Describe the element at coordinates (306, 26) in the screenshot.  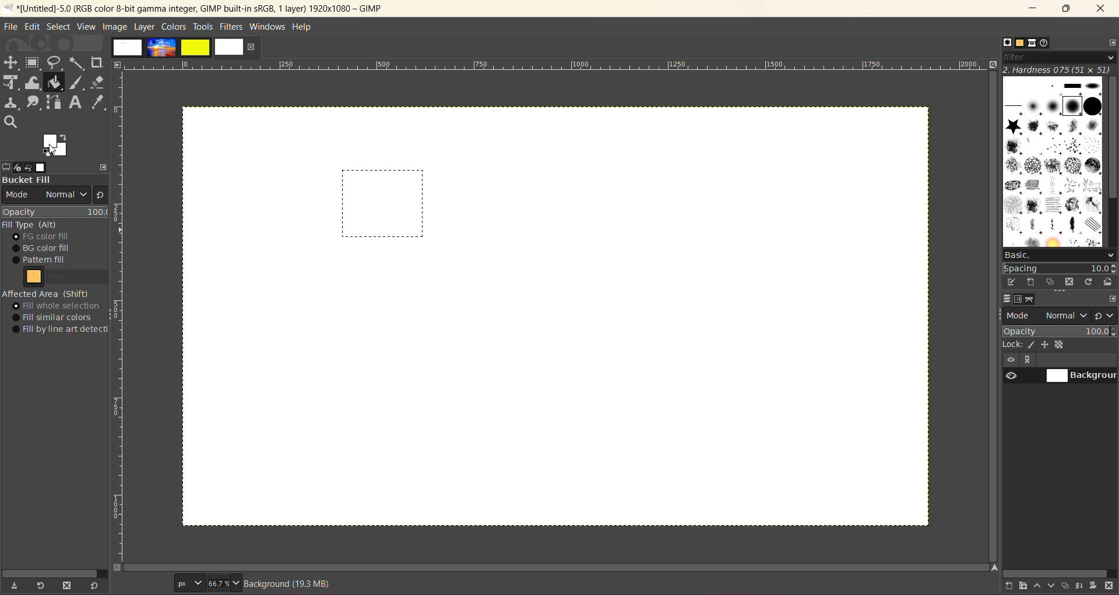
I see `help` at that location.